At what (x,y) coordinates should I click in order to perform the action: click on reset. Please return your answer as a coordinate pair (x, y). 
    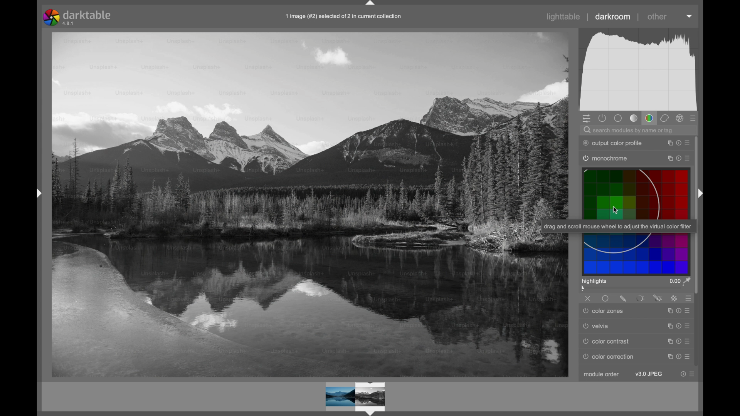
    Looking at the image, I should click on (679, 311).